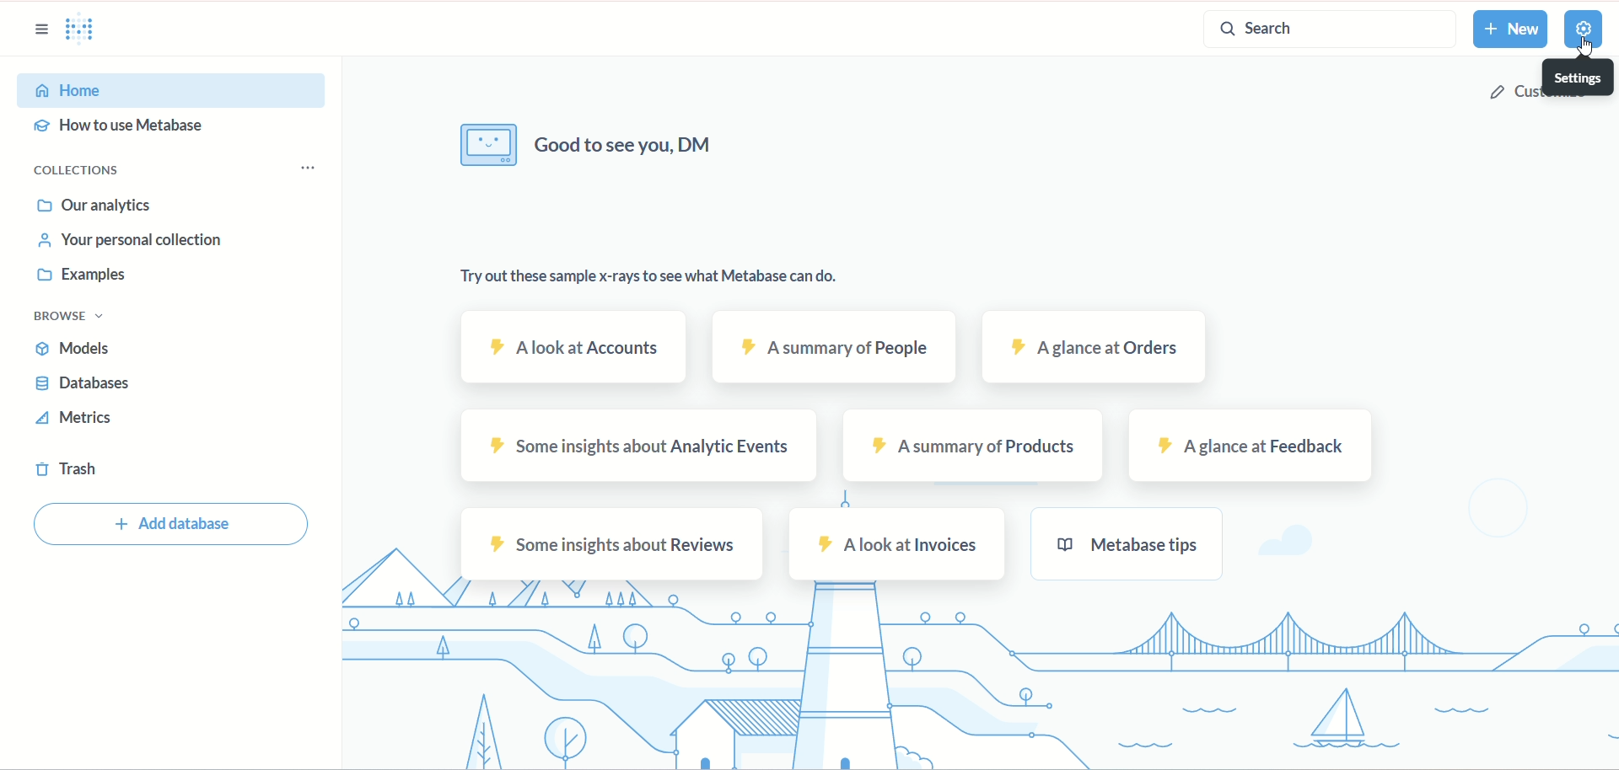 The width and height of the screenshot is (1619, 770). What do you see at coordinates (307, 166) in the screenshot?
I see `more` at bounding box center [307, 166].